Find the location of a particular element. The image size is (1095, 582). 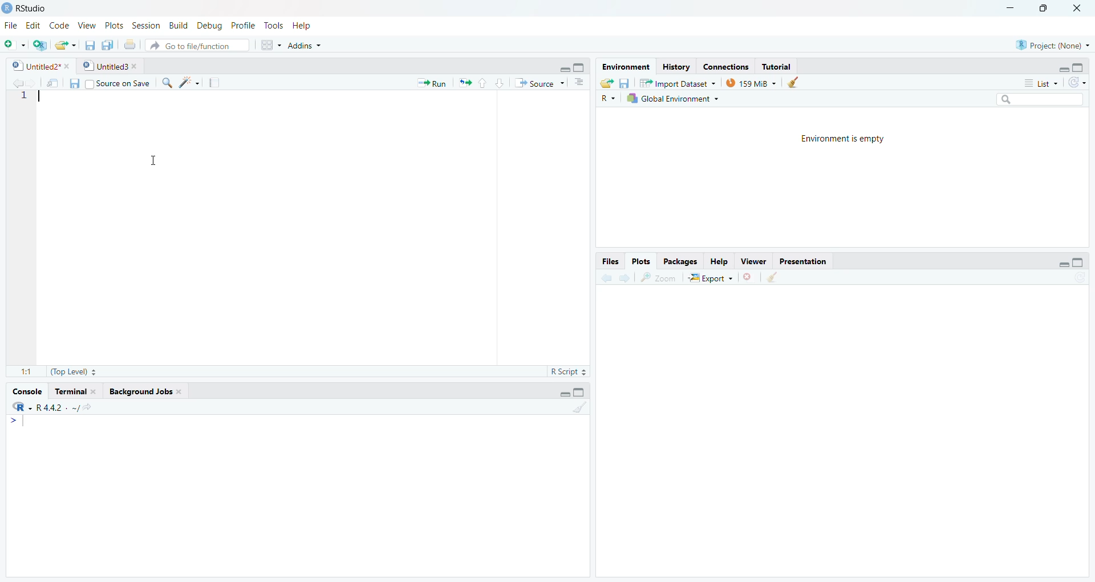

Create a project is located at coordinates (40, 45).